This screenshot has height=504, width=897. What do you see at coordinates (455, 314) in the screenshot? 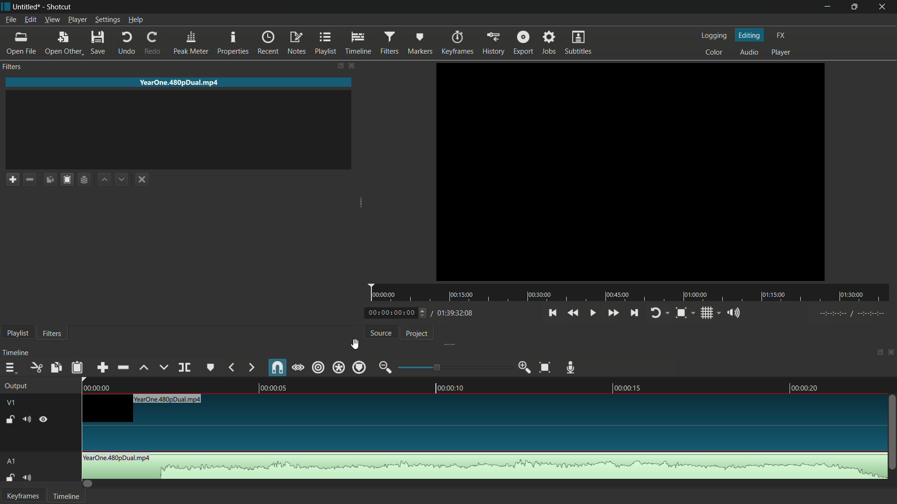
I see `total time` at bounding box center [455, 314].